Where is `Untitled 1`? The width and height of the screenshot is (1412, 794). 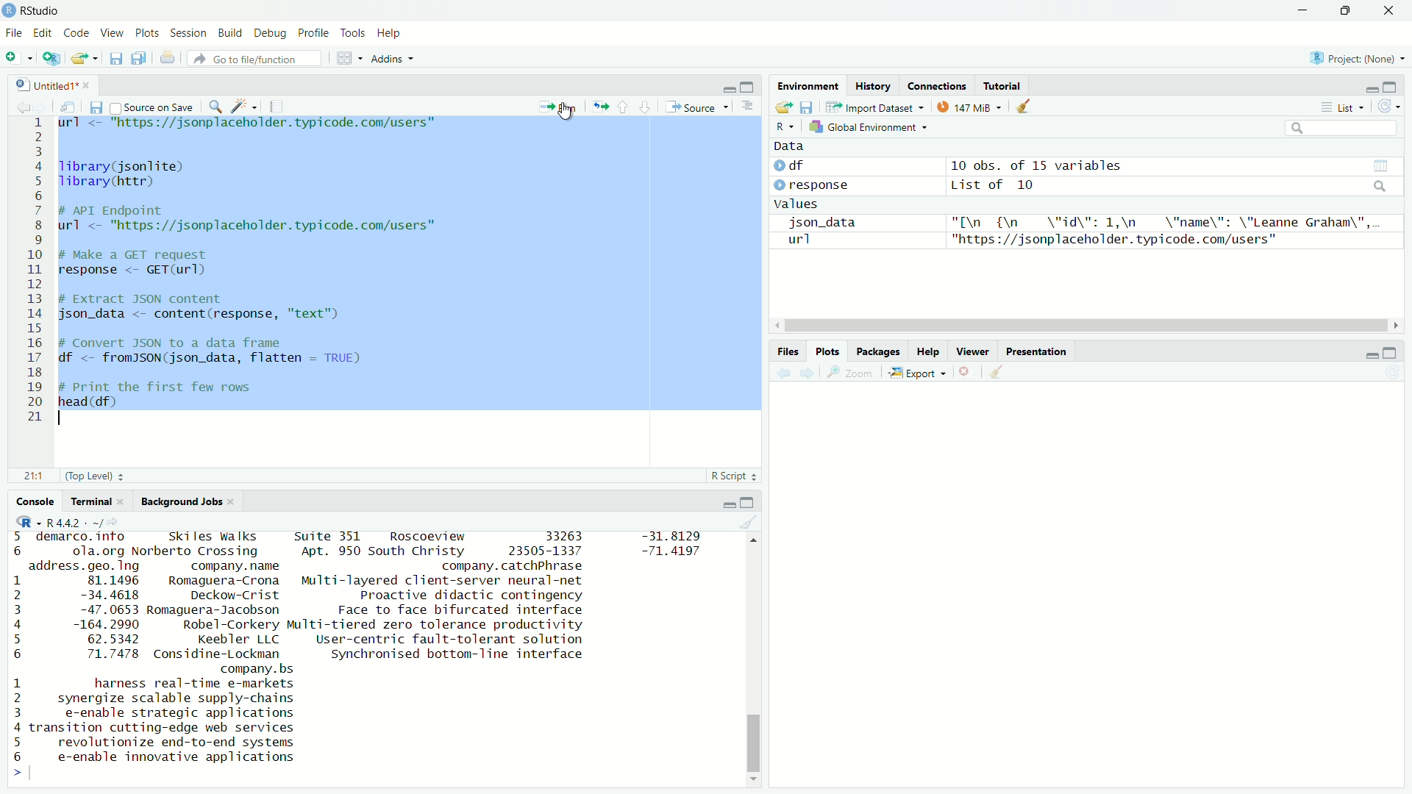 Untitled 1 is located at coordinates (54, 85).